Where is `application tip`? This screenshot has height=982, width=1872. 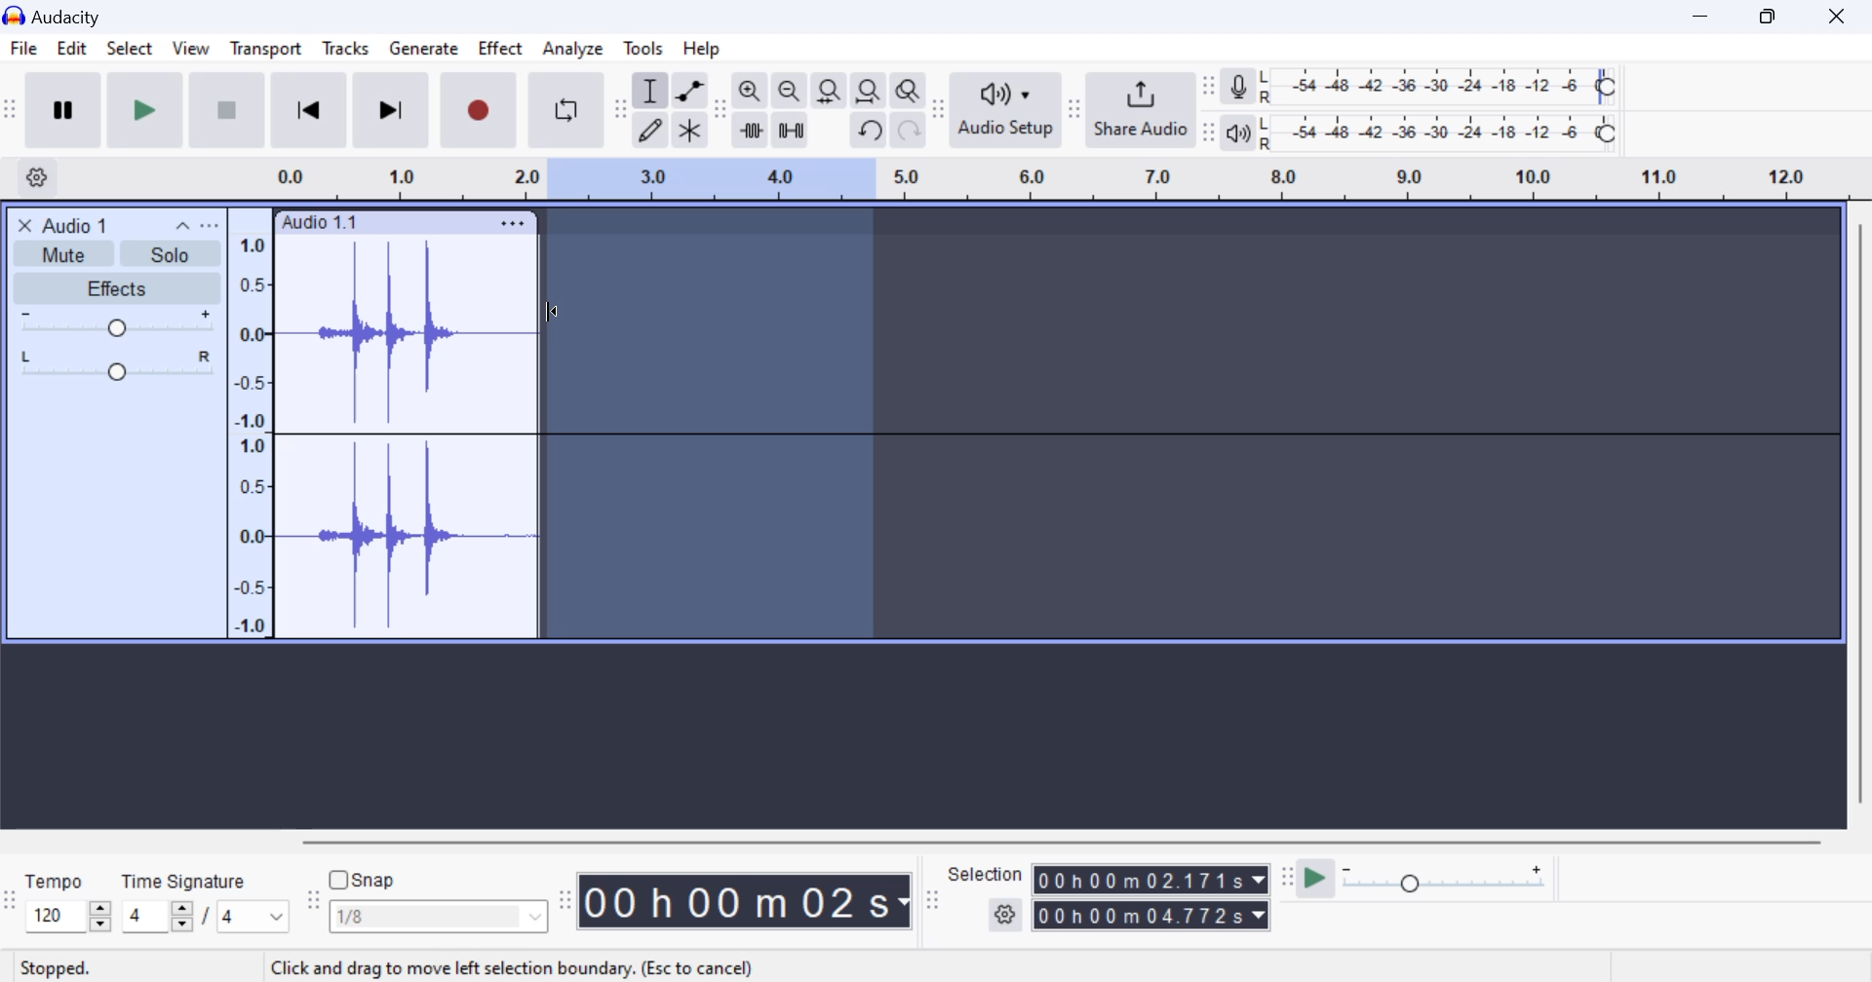
application tip is located at coordinates (511, 967).